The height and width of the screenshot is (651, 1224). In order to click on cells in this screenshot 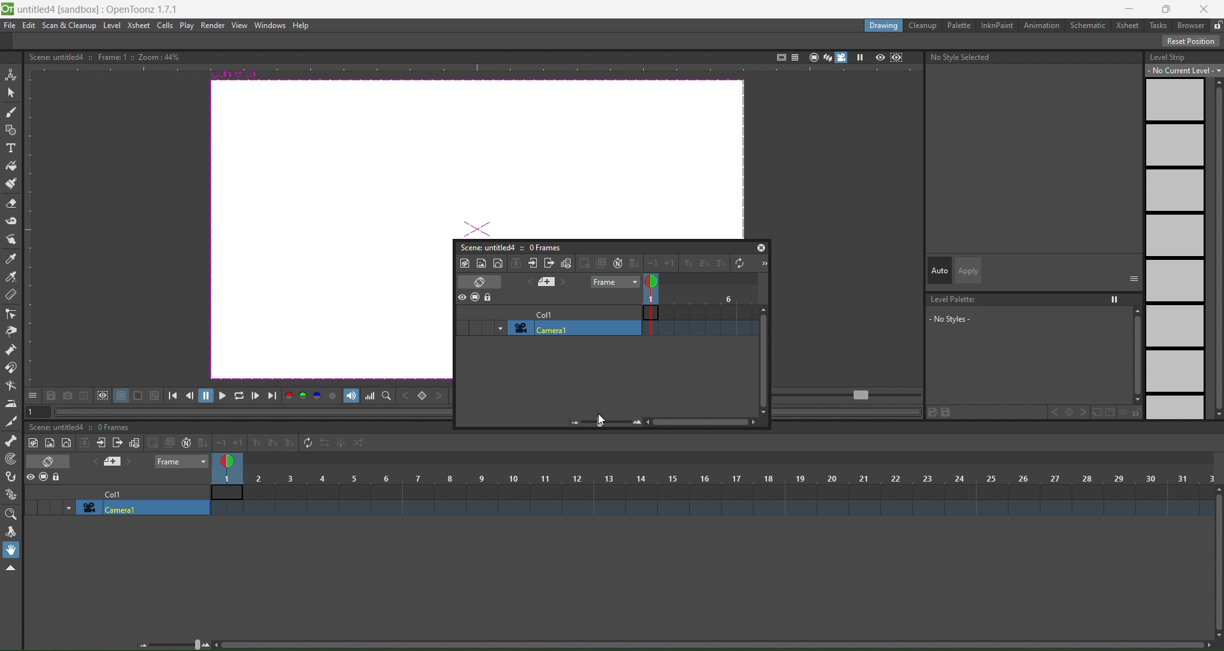, I will do `click(166, 25)`.